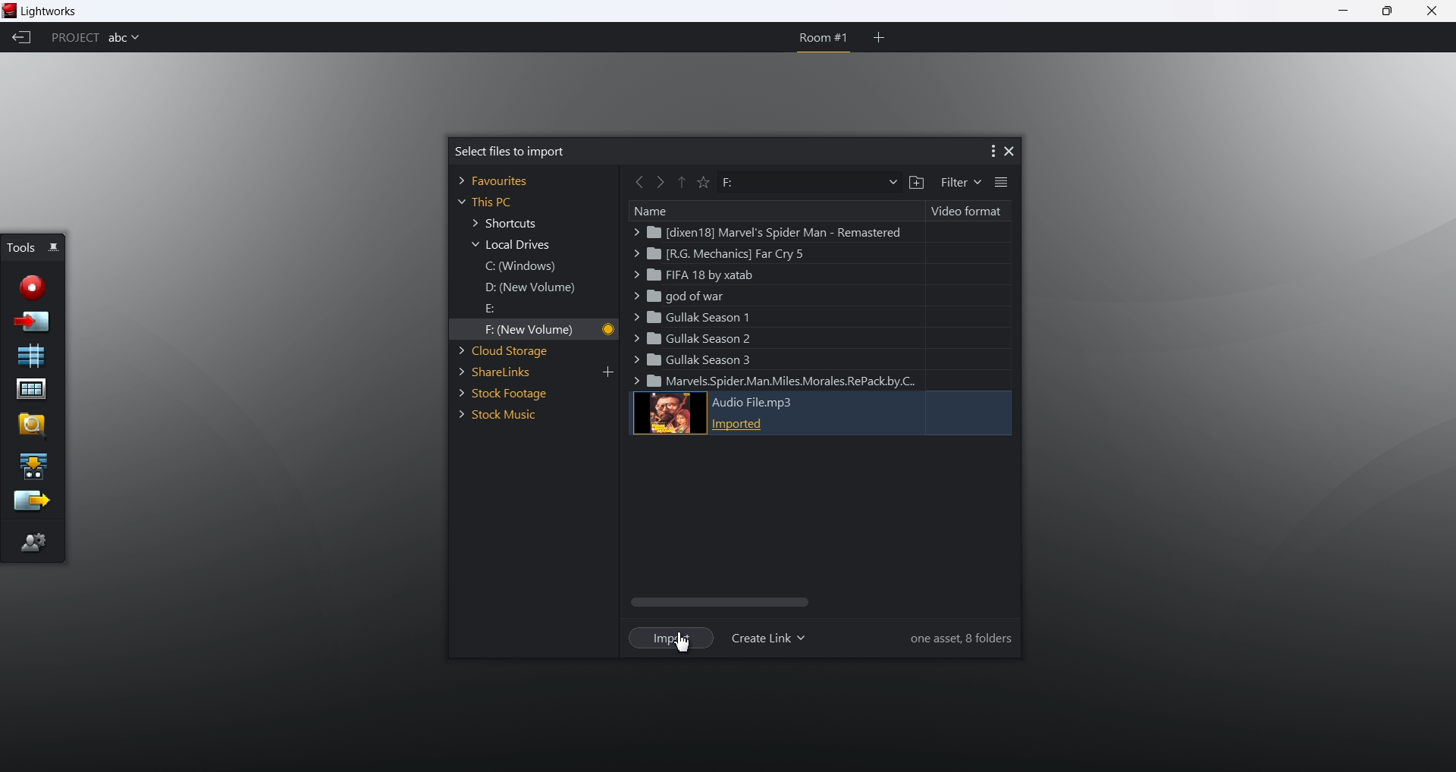 The height and width of the screenshot is (772, 1456). What do you see at coordinates (33, 321) in the screenshot?
I see `import` at bounding box center [33, 321].